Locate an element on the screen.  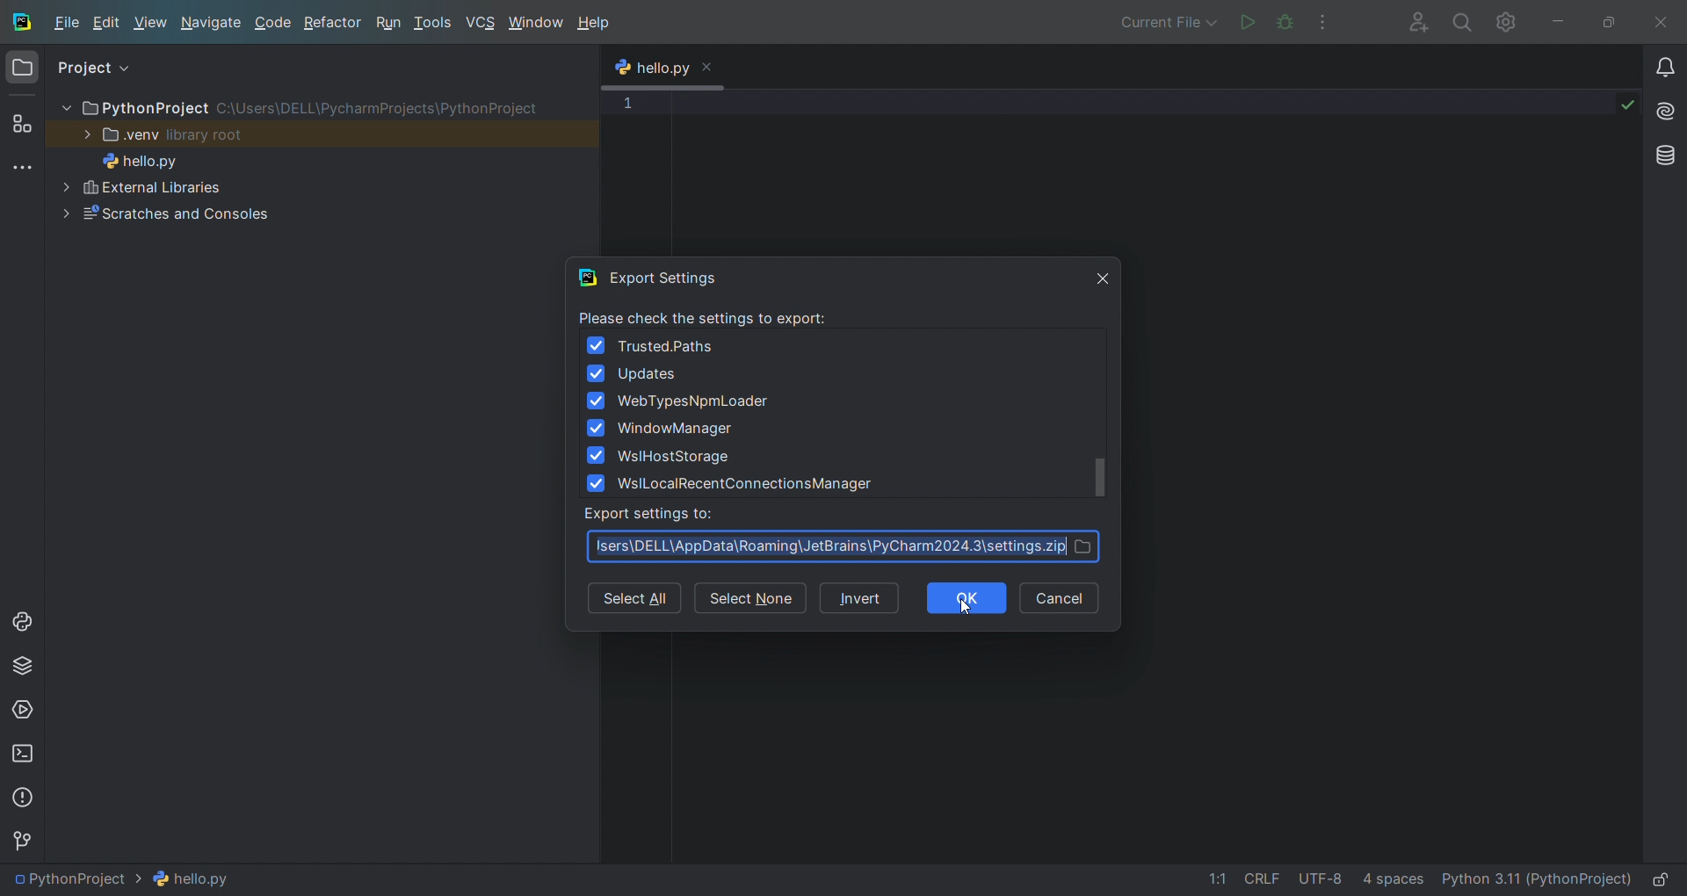
saved is located at coordinates (1627, 103).